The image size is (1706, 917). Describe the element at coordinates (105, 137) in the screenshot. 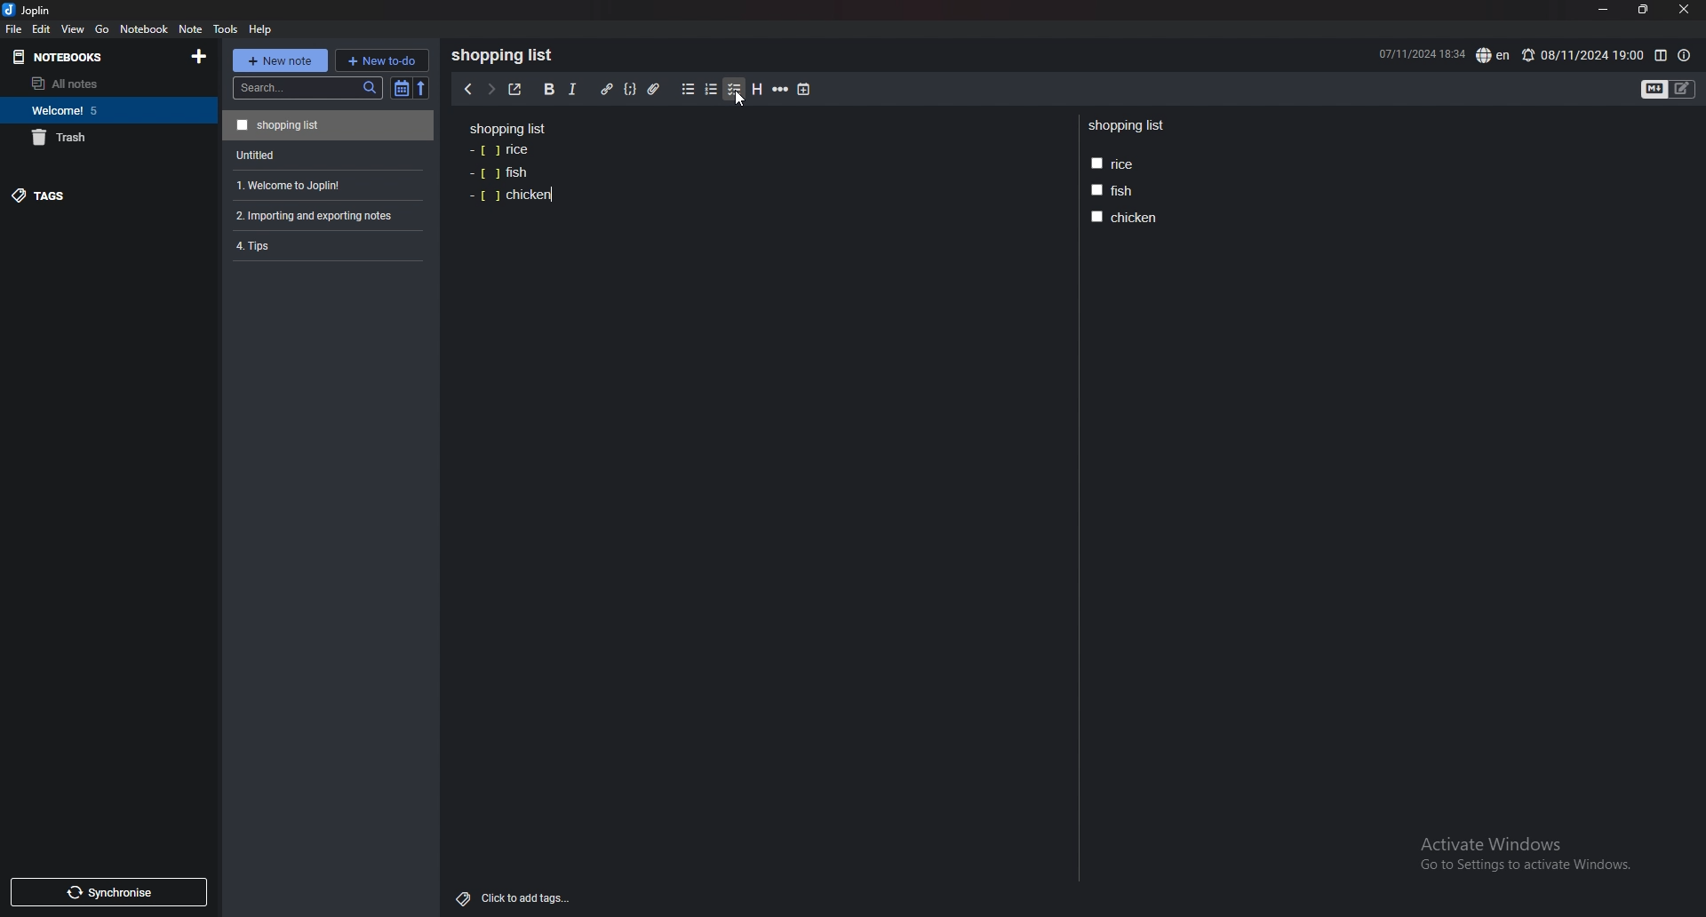

I see `trash` at that location.